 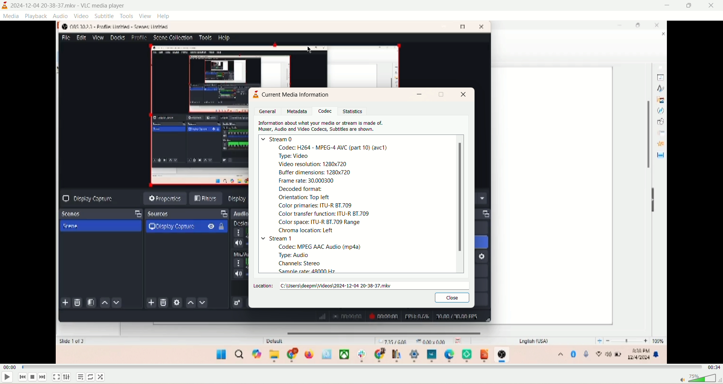 I want to click on Codec: H264 - MPEG-4 AVC (part 10) (avcT)Type: Video Video resolution: 1280x720Buffer dimensions: 1280x720Frame rate: 30000300Decoded format: Orientation: Top left Color primaries: ITU-R BT.709Color transfer function: ITU-R BT.709Color space: ITU-R BT.709 Range Chroma location: Left, so click(x=333, y=189).